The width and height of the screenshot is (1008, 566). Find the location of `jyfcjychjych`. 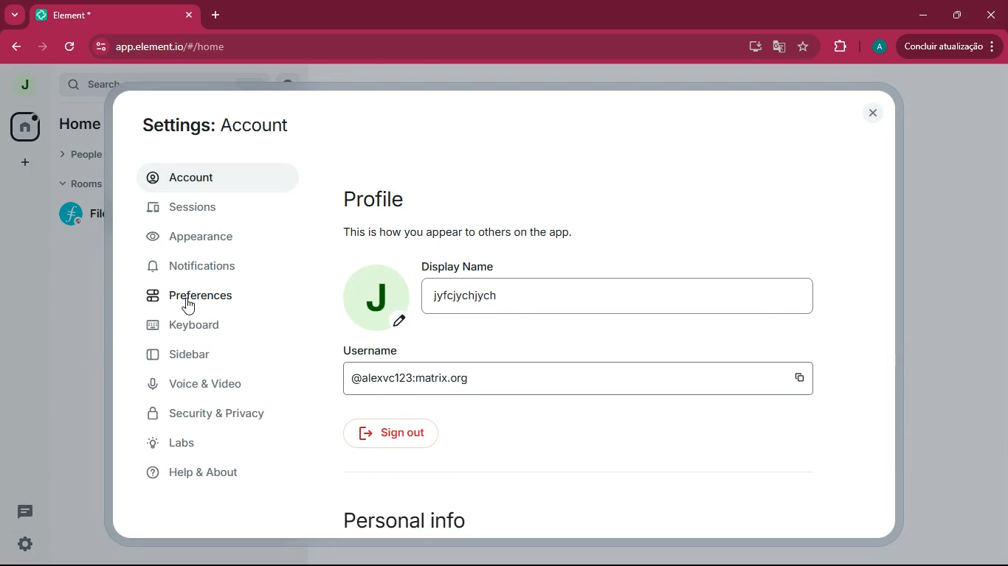

jyfcjychjych is located at coordinates (618, 296).